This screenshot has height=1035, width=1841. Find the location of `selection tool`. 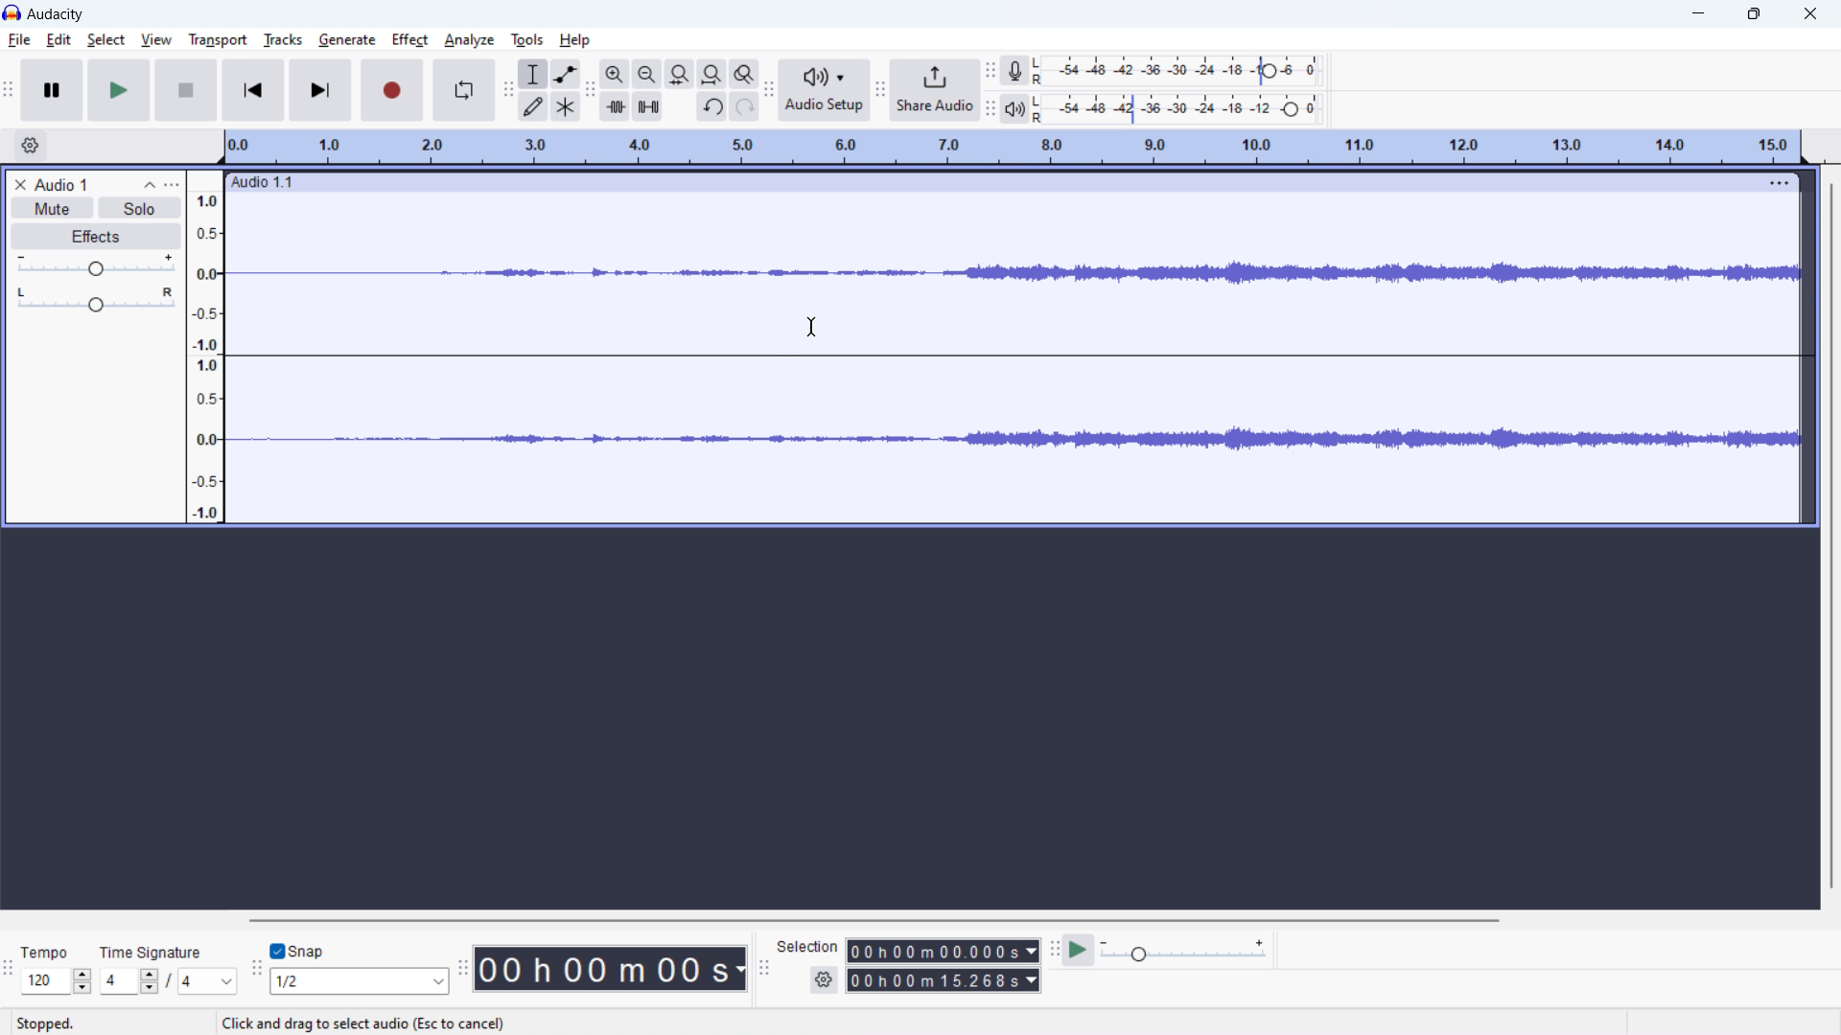

selection tool is located at coordinates (532, 74).